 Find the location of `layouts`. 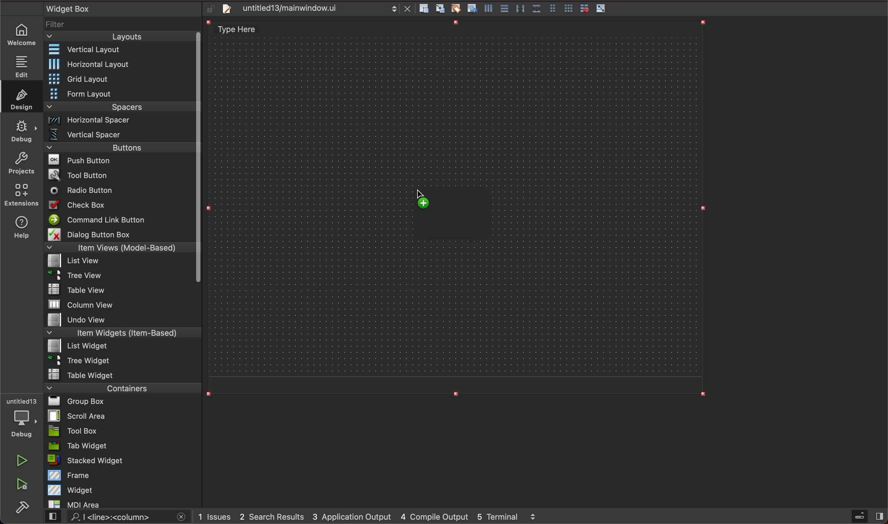

layouts is located at coordinates (123, 36).